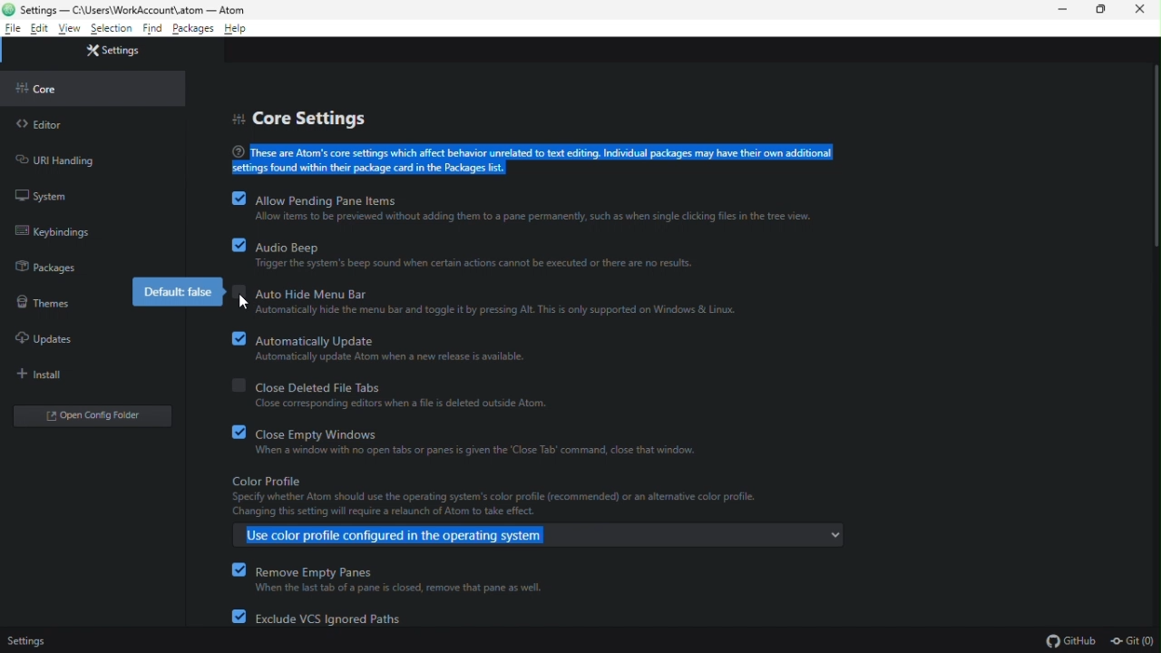 The height and width of the screenshot is (653, 1161). I want to click on packages, so click(47, 268).